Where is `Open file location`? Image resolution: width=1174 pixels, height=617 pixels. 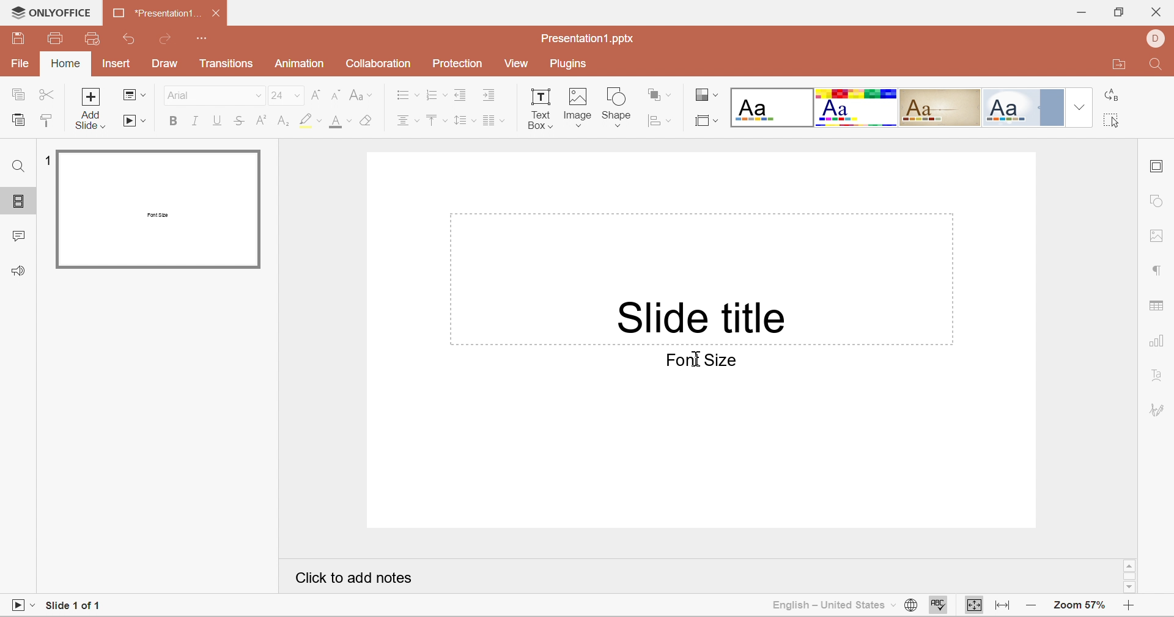
Open file location is located at coordinates (1121, 65).